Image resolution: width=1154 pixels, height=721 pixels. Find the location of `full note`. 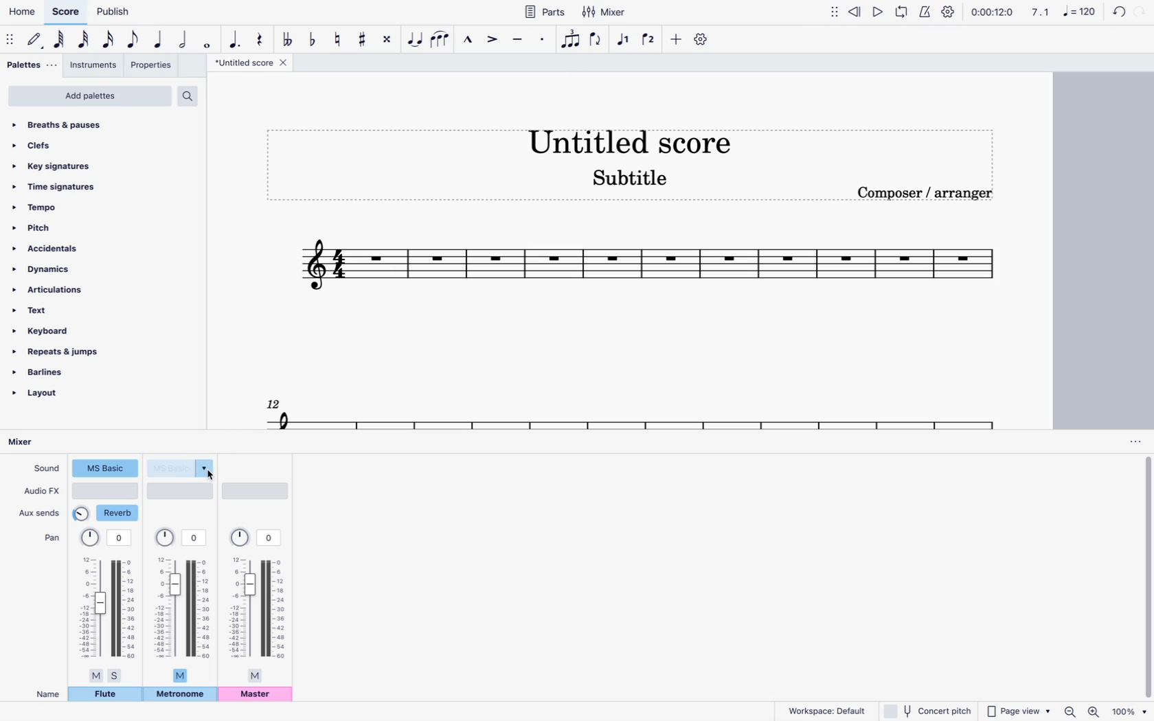

full note is located at coordinates (210, 42).